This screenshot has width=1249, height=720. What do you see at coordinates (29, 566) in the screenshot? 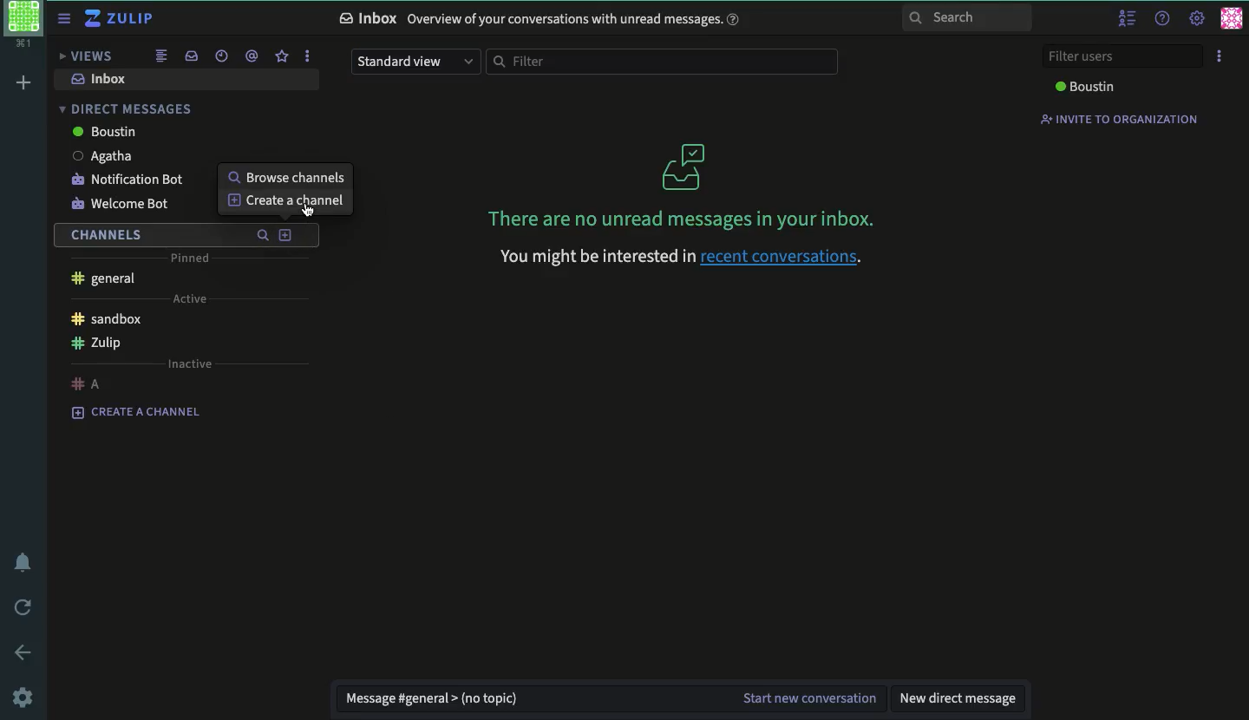
I see `notification` at bounding box center [29, 566].